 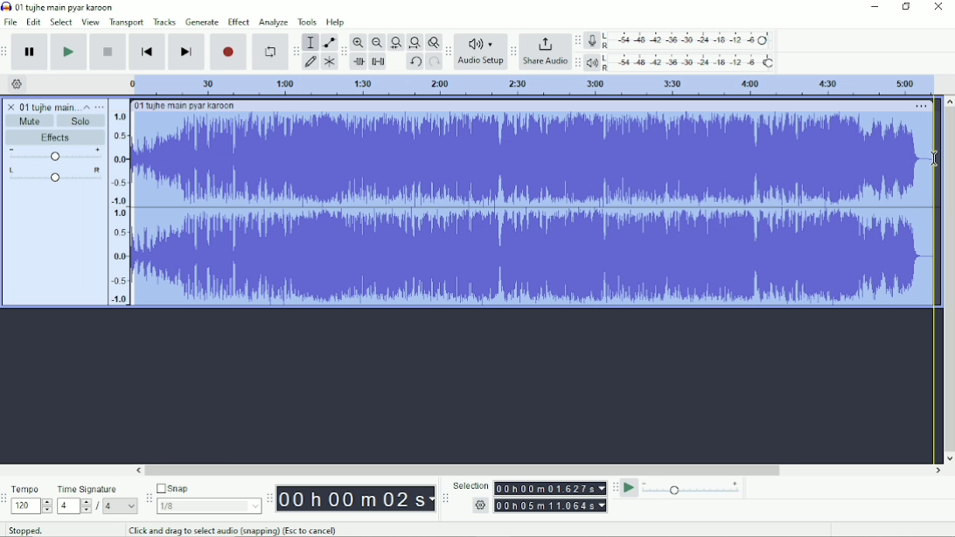 I want to click on Fit project to width, so click(x=414, y=43).